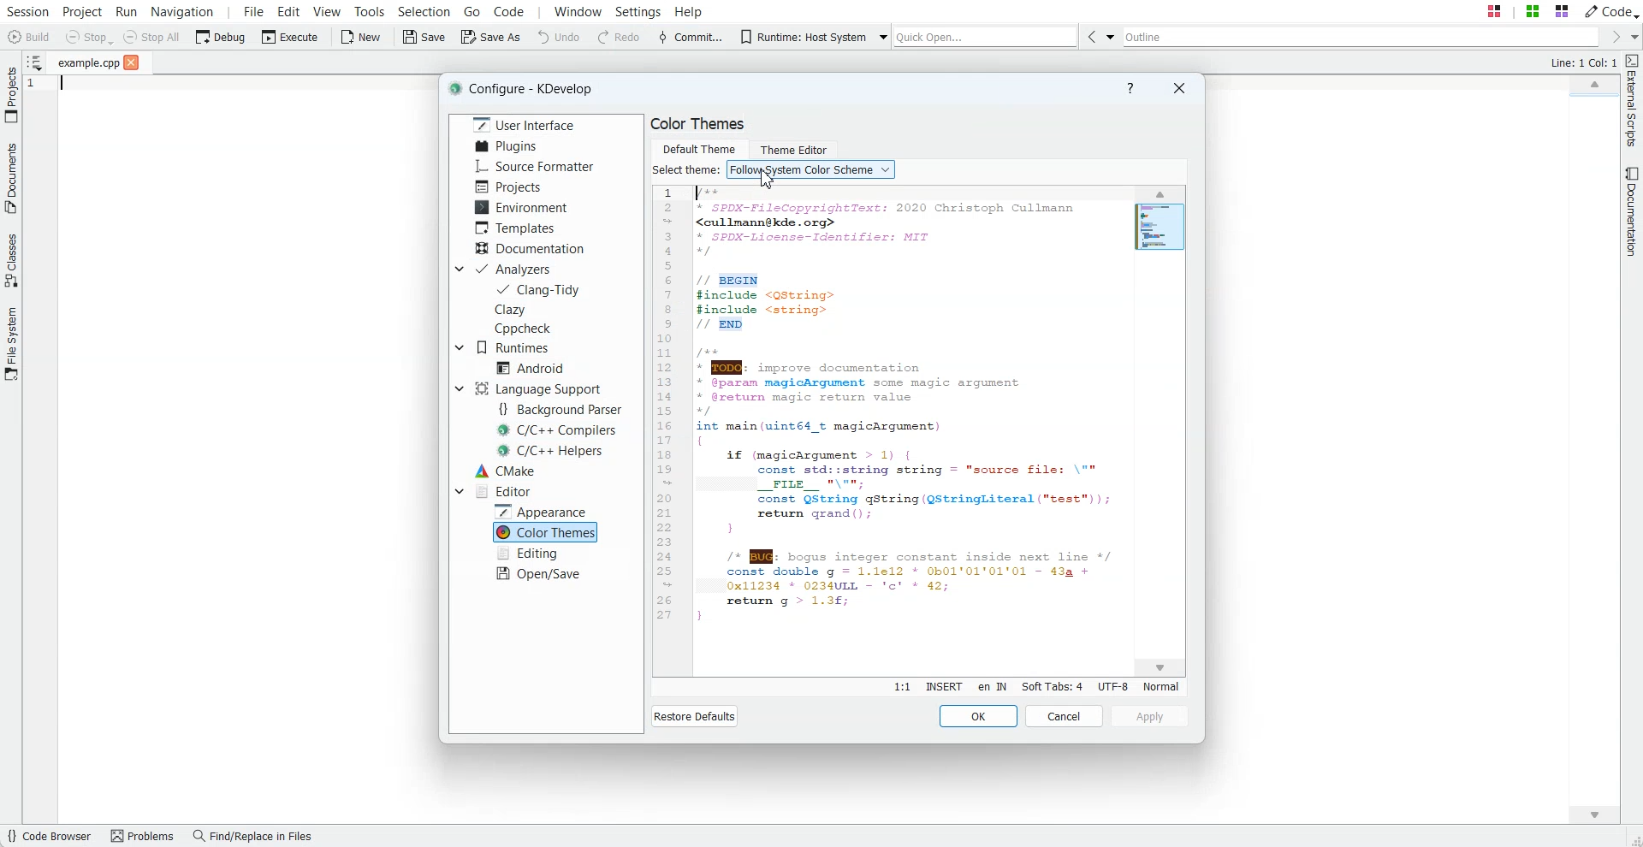 This screenshot has height=847, width=1643. What do you see at coordinates (1065, 716) in the screenshot?
I see `Cancel` at bounding box center [1065, 716].